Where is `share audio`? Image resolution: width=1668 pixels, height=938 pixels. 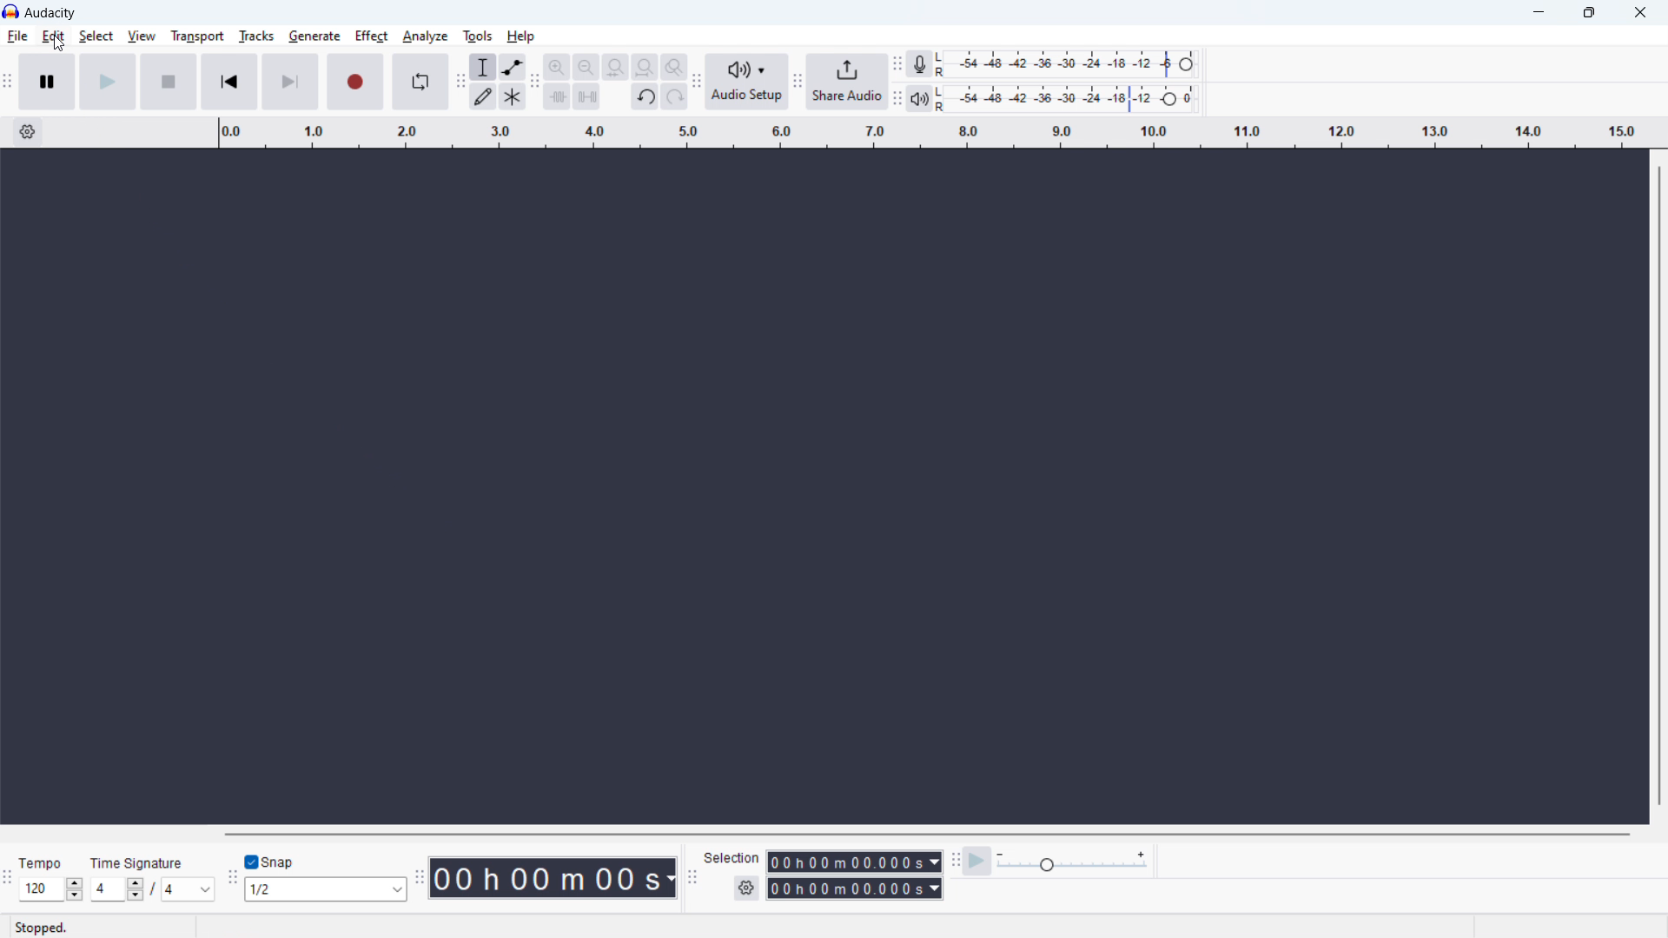 share audio is located at coordinates (849, 82).